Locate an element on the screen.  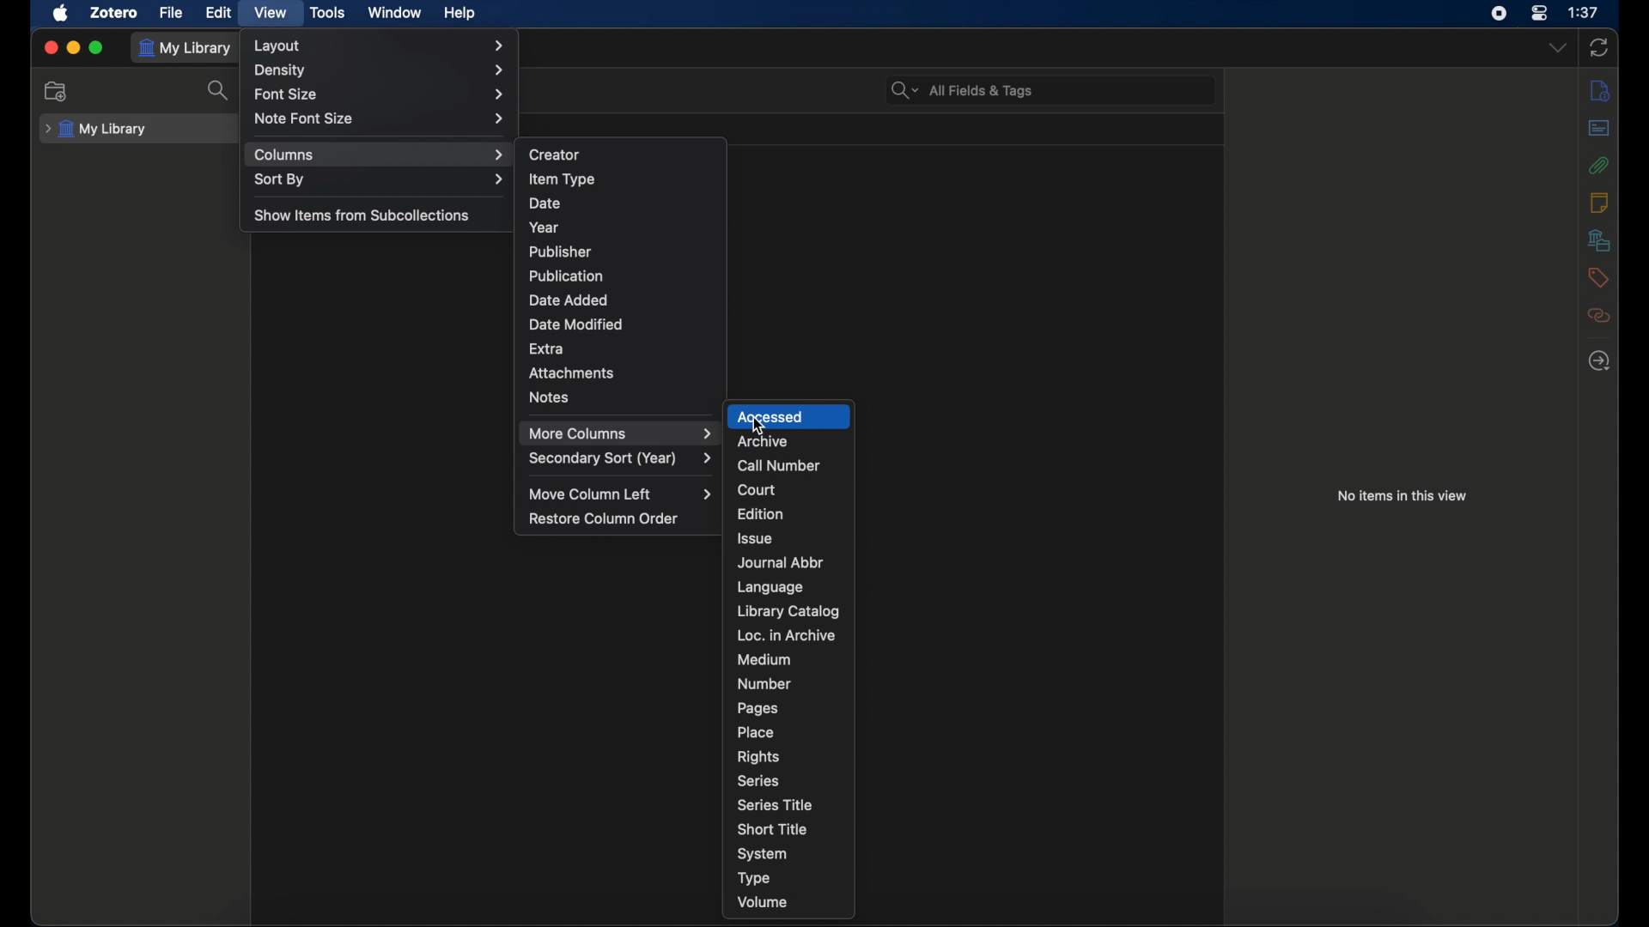
place is located at coordinates (754, 731).